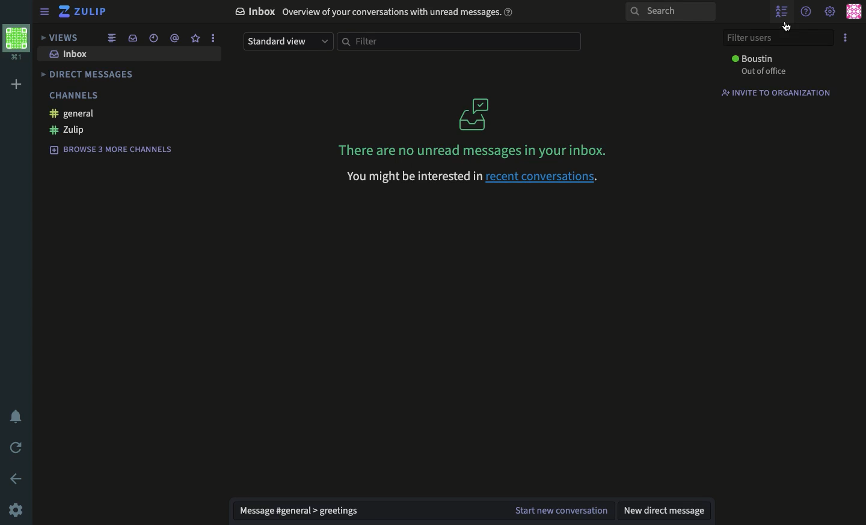  What do you see at coordinates (17, 448) in the screenshot?
I see `refresh` at bounding box center [17, 448].